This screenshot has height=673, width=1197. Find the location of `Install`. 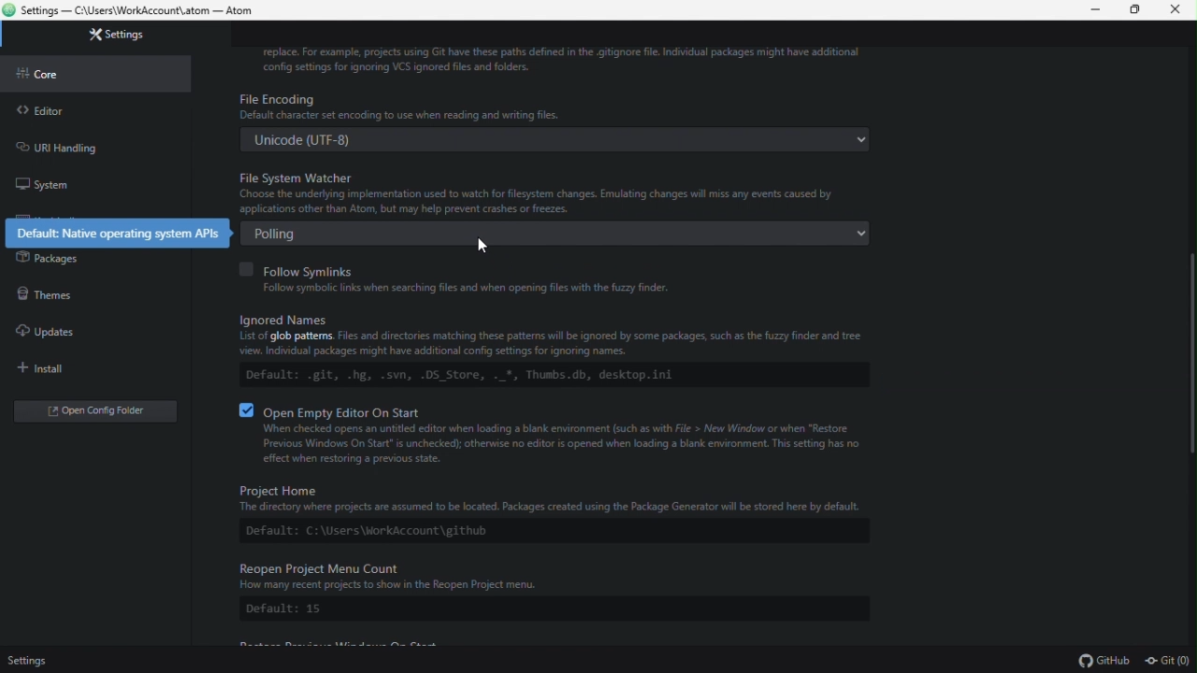

Install is located at coordinates (88, 368).